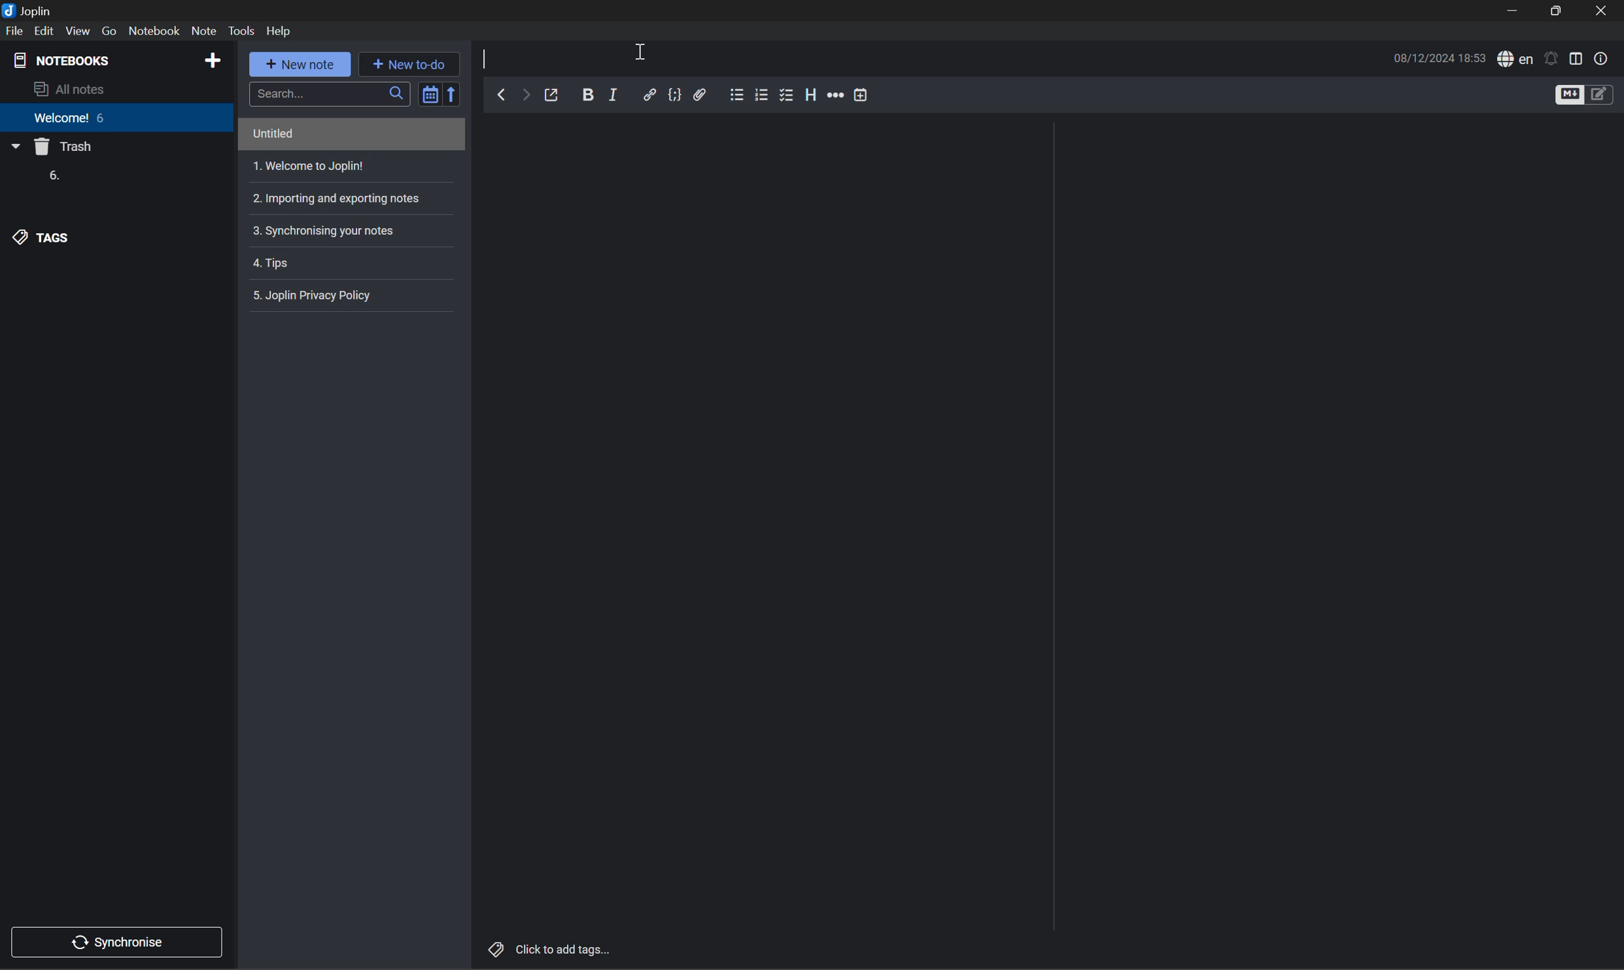 This screenshot has width=1624, height=970. I want to click on Trash, so click(66, 148).